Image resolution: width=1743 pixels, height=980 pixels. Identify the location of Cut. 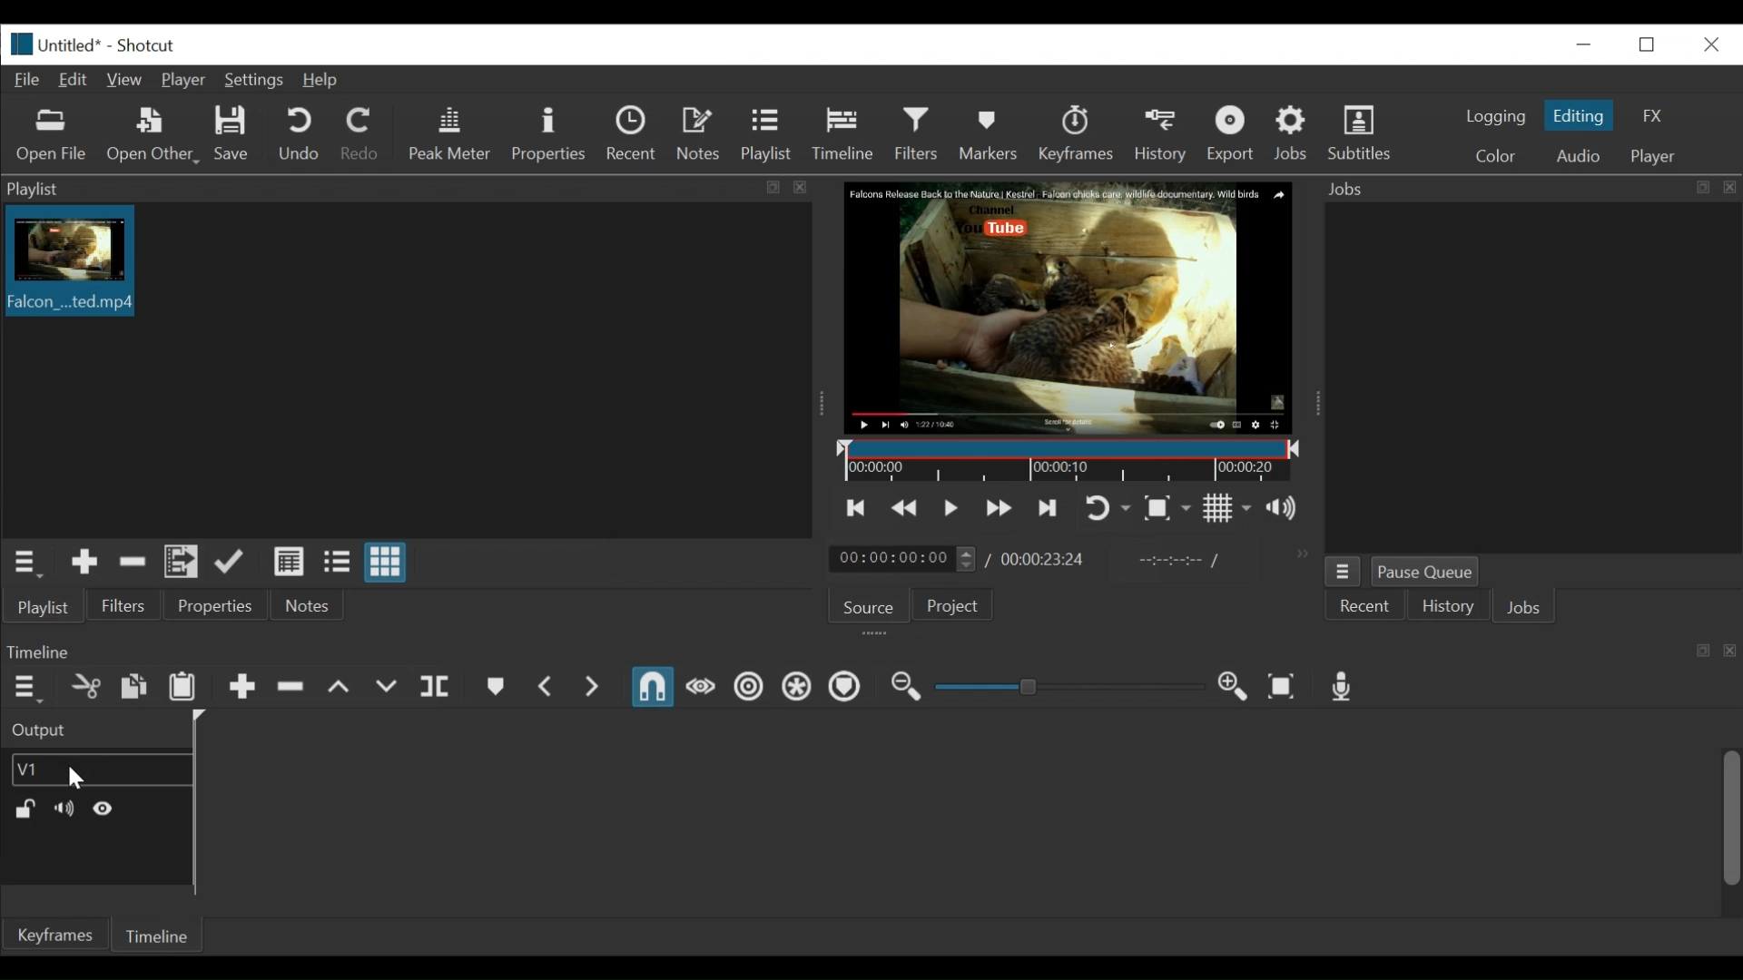
(85, 688).